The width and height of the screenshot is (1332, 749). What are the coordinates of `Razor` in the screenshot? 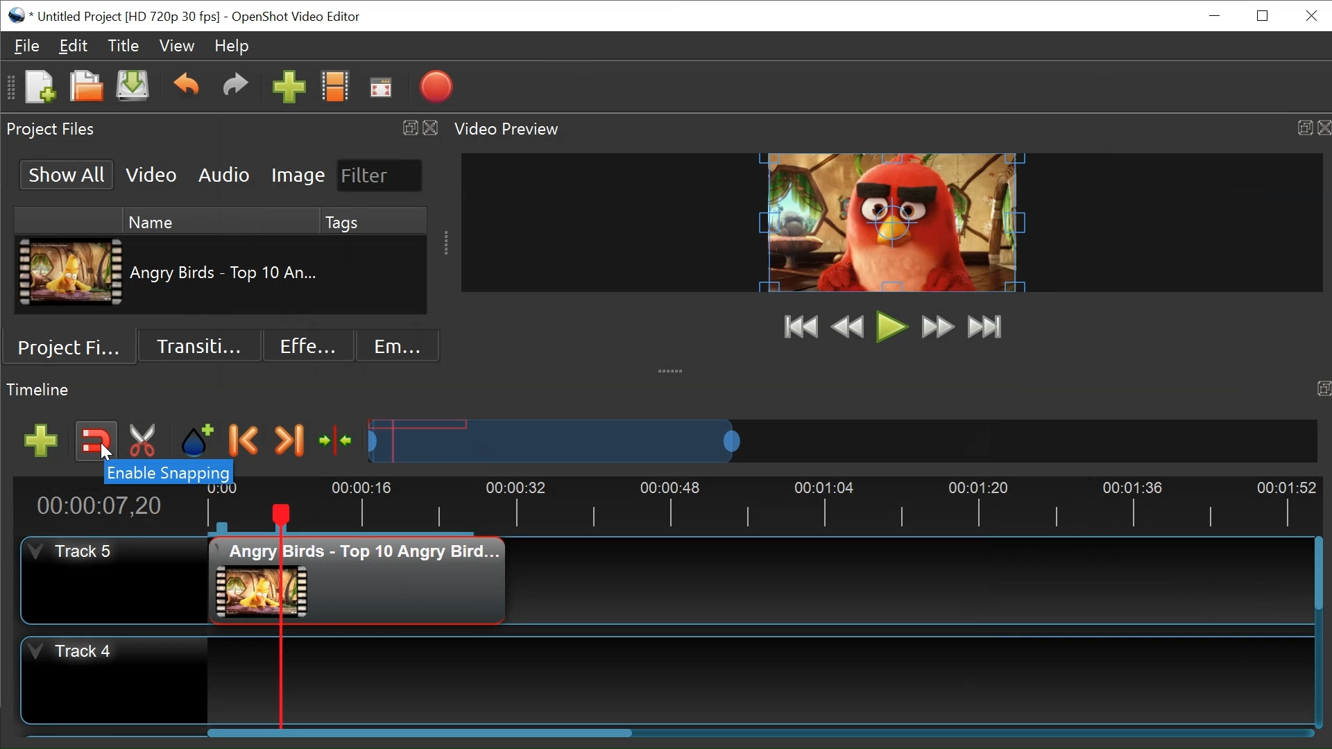 It's located at (141, 442).